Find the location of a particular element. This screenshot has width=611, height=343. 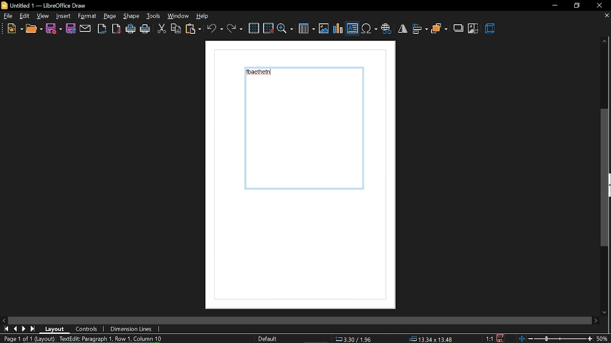

insert is located at coordinates (88, 16).